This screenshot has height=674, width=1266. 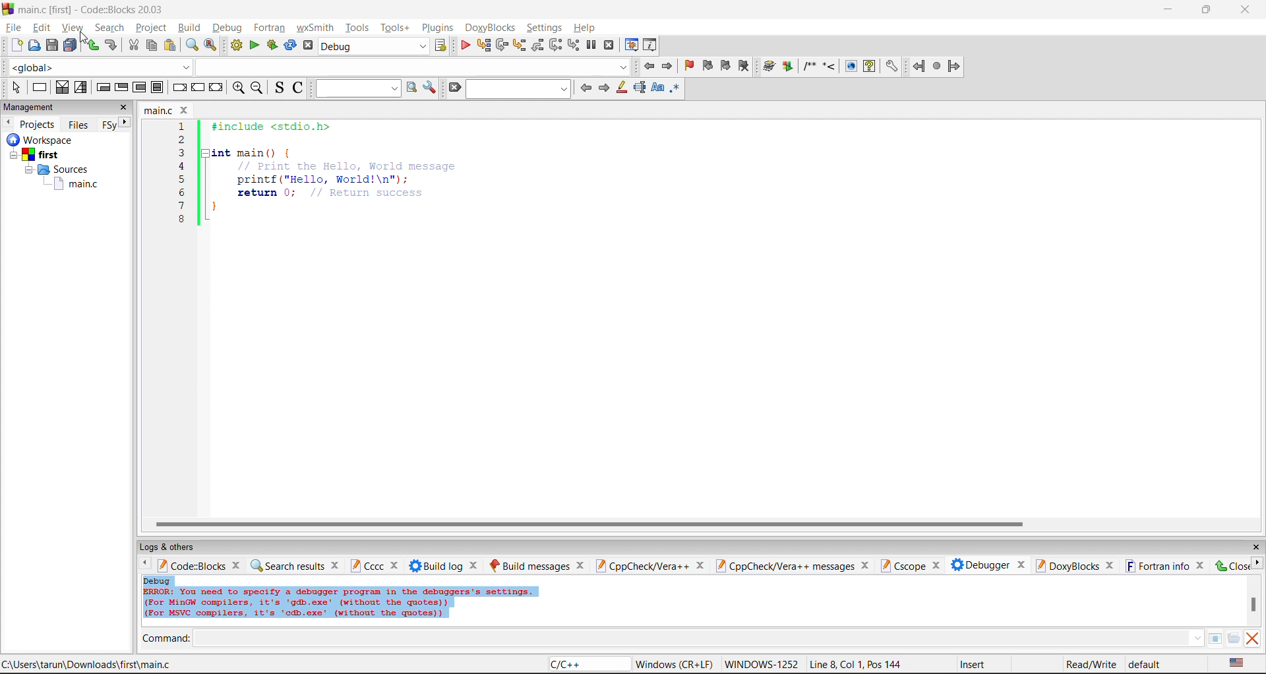 What do you see at coordinates (611, 45) in the screenshot?
I see `stop debugger` at bounding box center [611, 45].